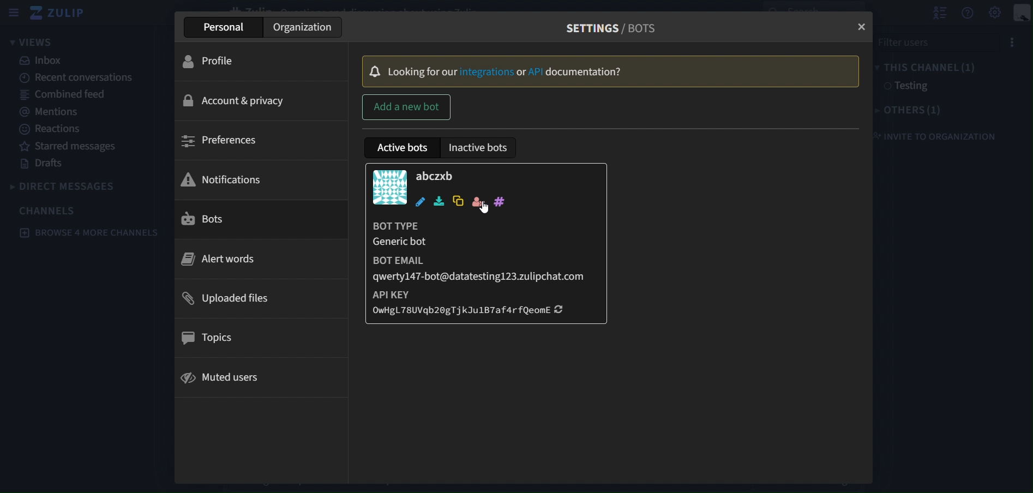 The width and height of the screenshot is (1033, 493). What do you see at coordinates (967, 15) in the screenshot?
I see `get help` at bounding box center [967, 15].